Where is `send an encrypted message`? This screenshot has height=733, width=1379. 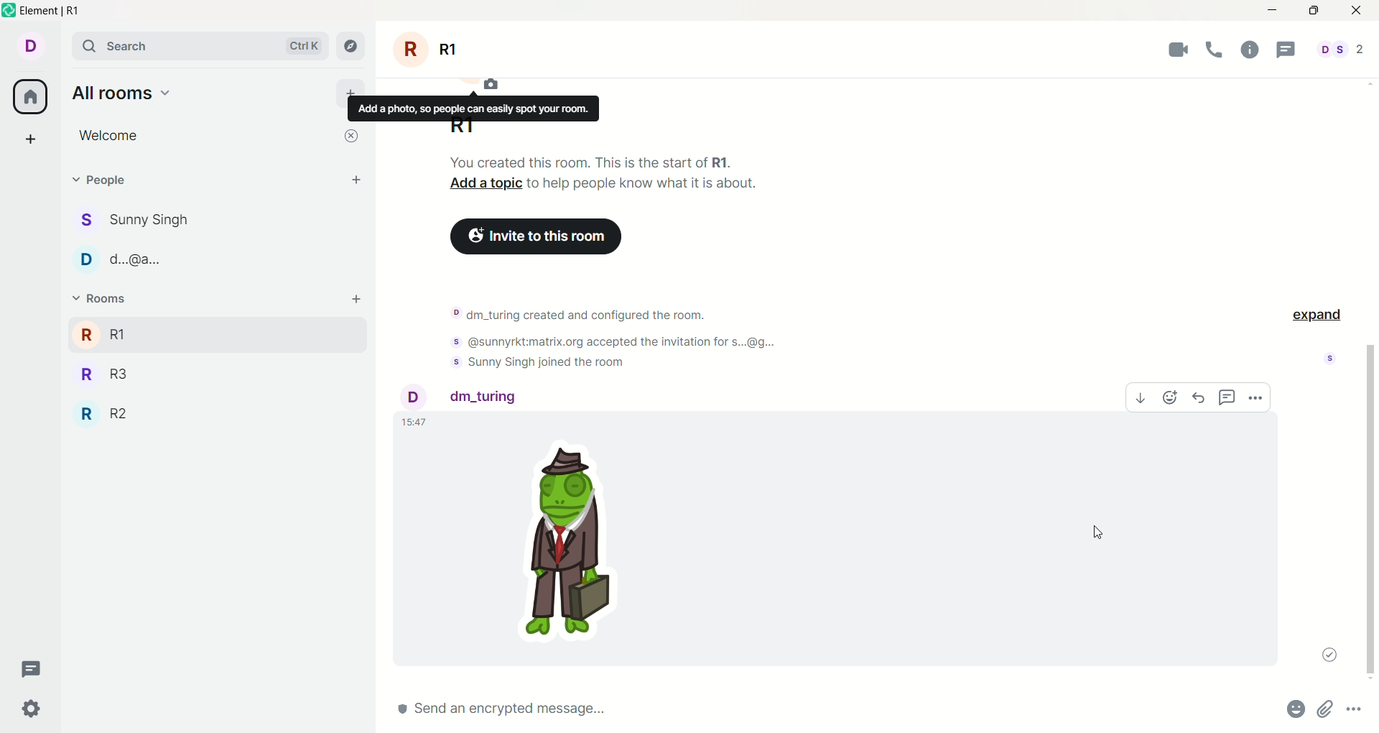
send an encrypted message is located at coordinates (796, 709).